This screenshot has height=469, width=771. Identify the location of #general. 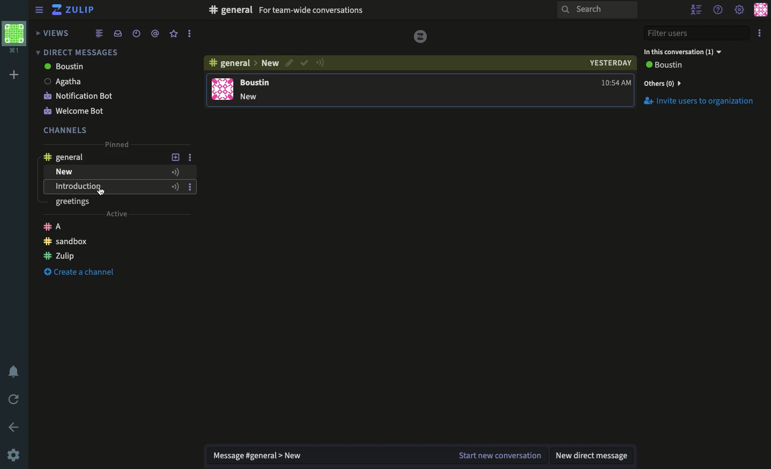
(228, 63).